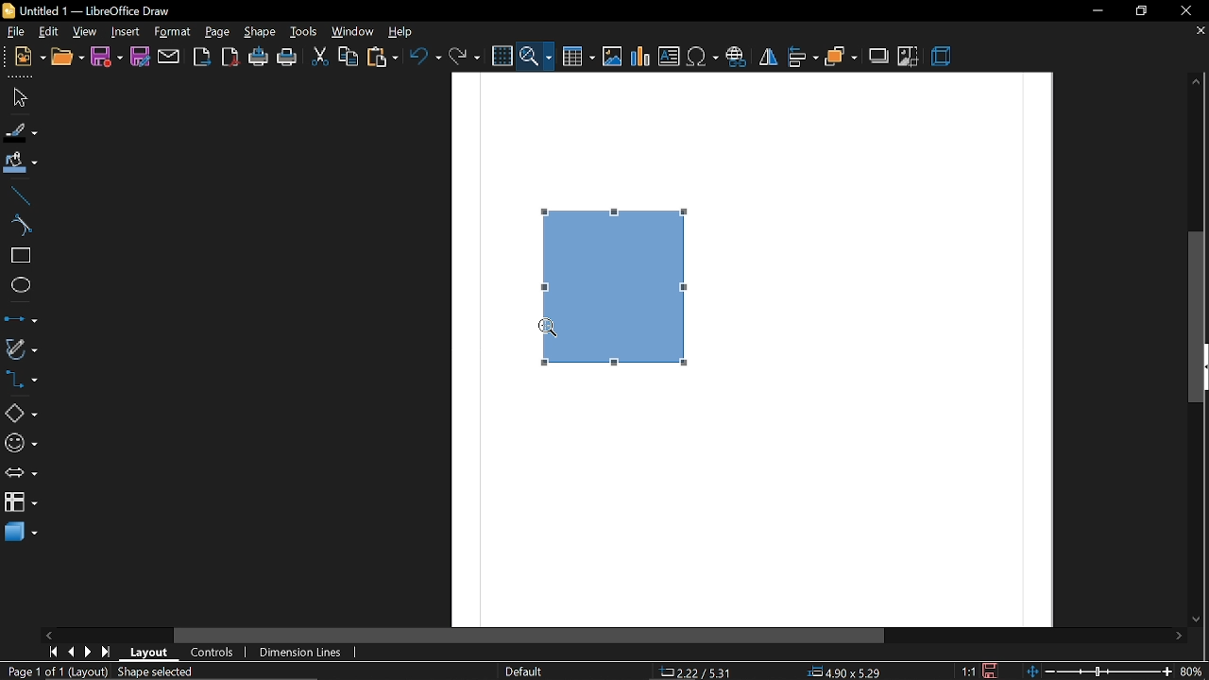  Describe the element at coordinates (879, 59) in the screenshot. I see `shadow` at that location.